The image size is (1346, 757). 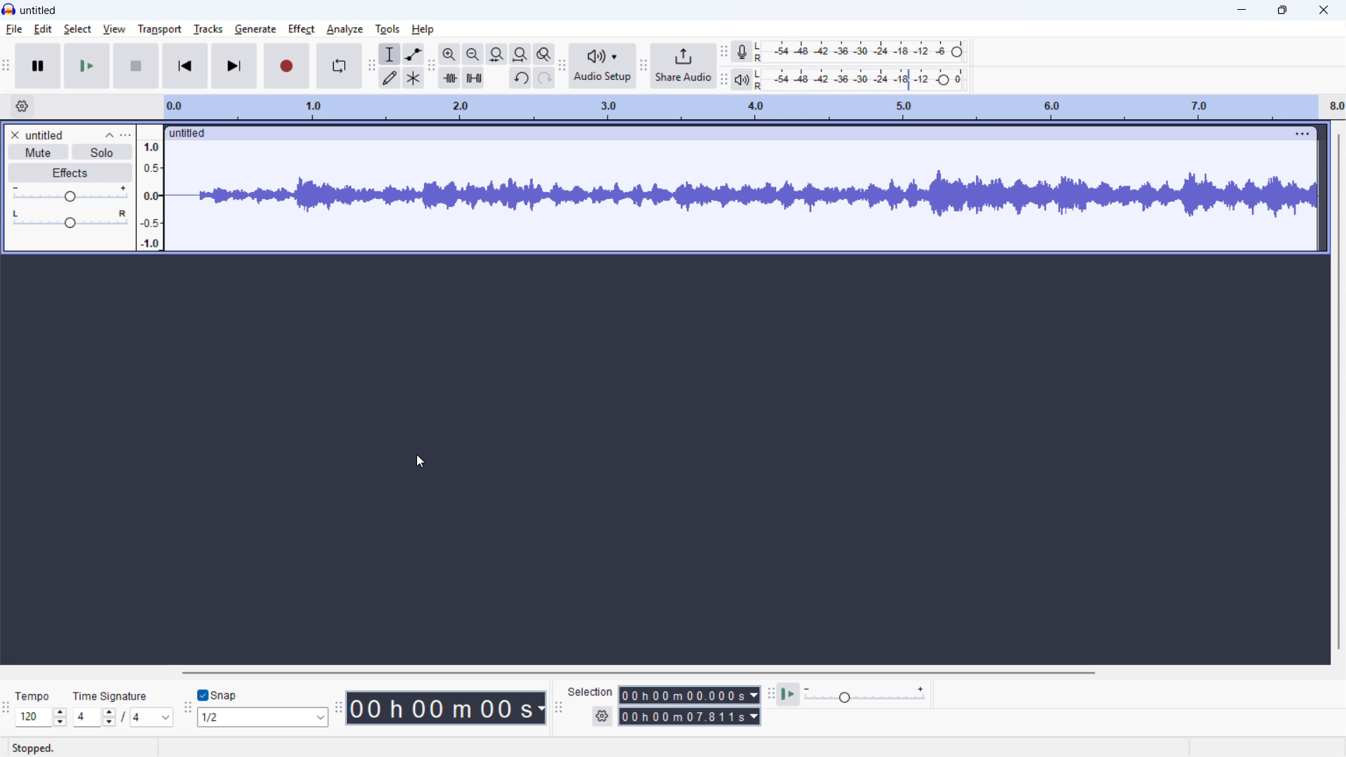 I want to click on record, so click(x=287, y=67).